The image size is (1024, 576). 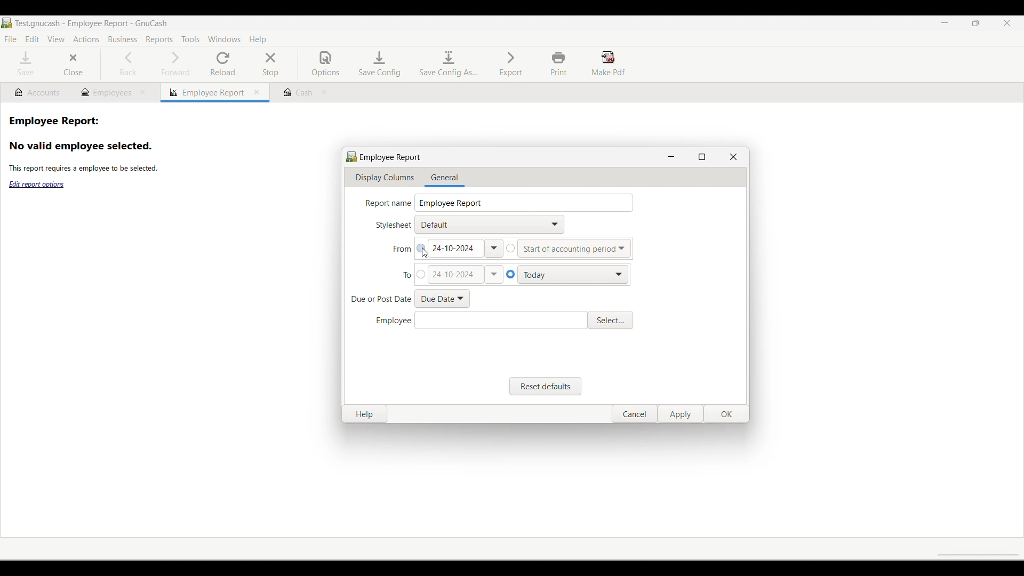 What do you see at coordinates (443, 299) in the screenshot?
I see `Preset due/post date options` at bounding box center [443, 299].